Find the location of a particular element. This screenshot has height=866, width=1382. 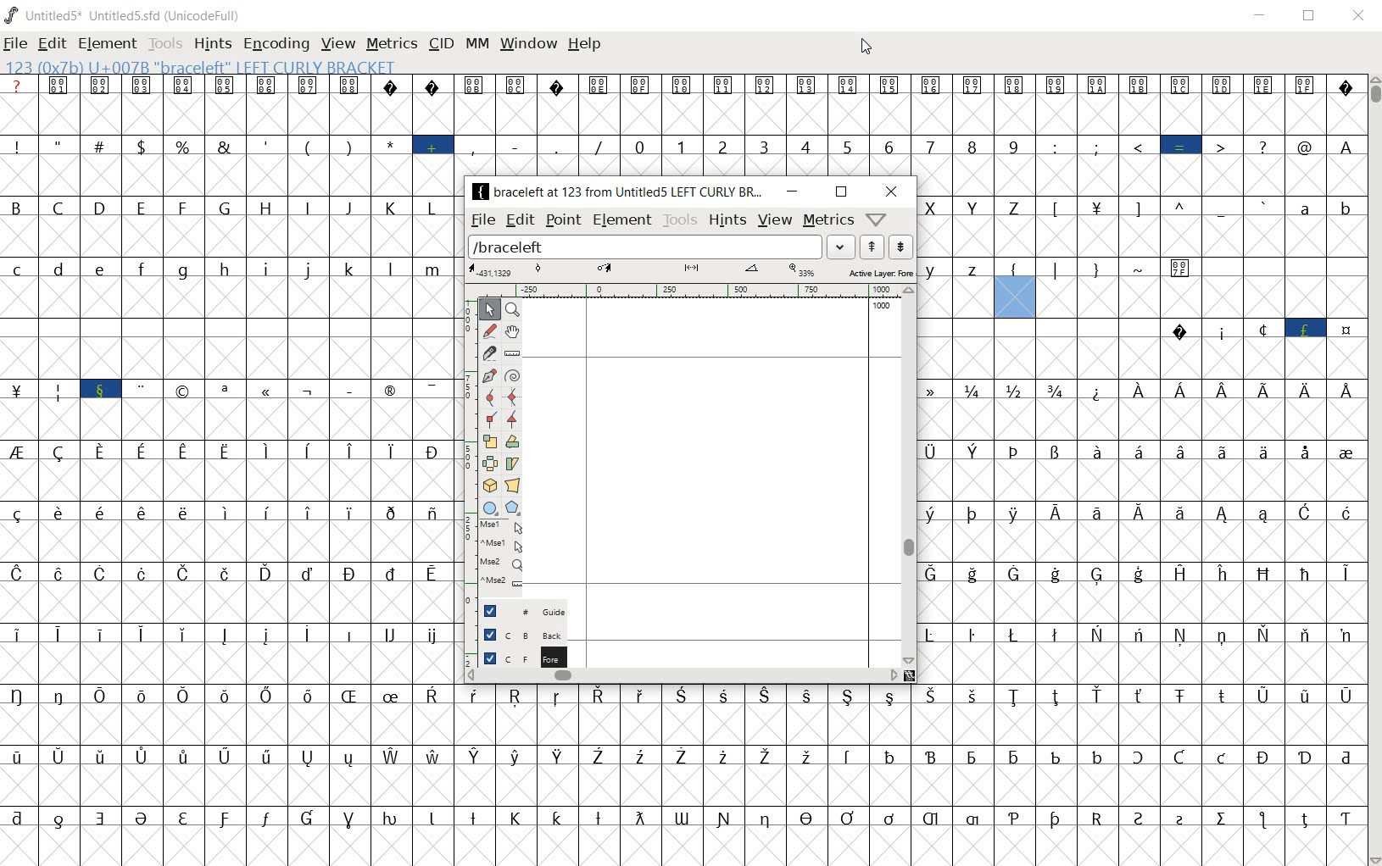

ruler is located at coordinates (697, 290).